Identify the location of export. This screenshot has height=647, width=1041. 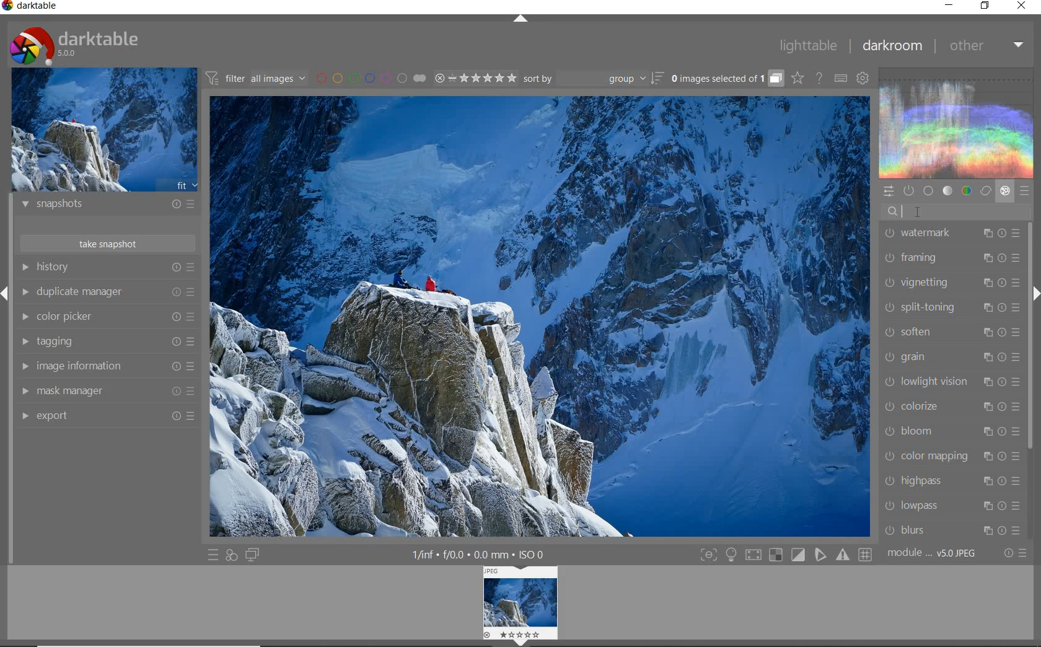
(105, 415).